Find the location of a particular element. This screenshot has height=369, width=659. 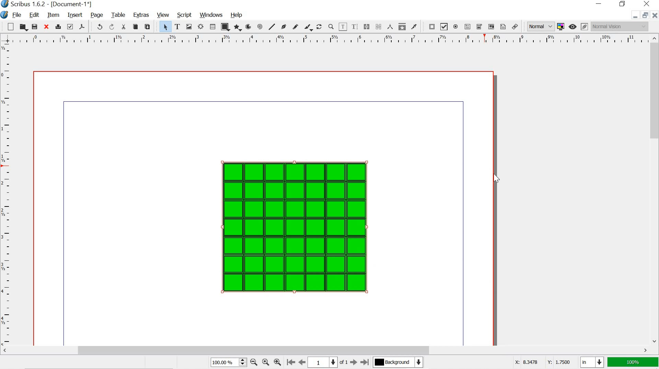

paste is located at coordinates (150, 27).